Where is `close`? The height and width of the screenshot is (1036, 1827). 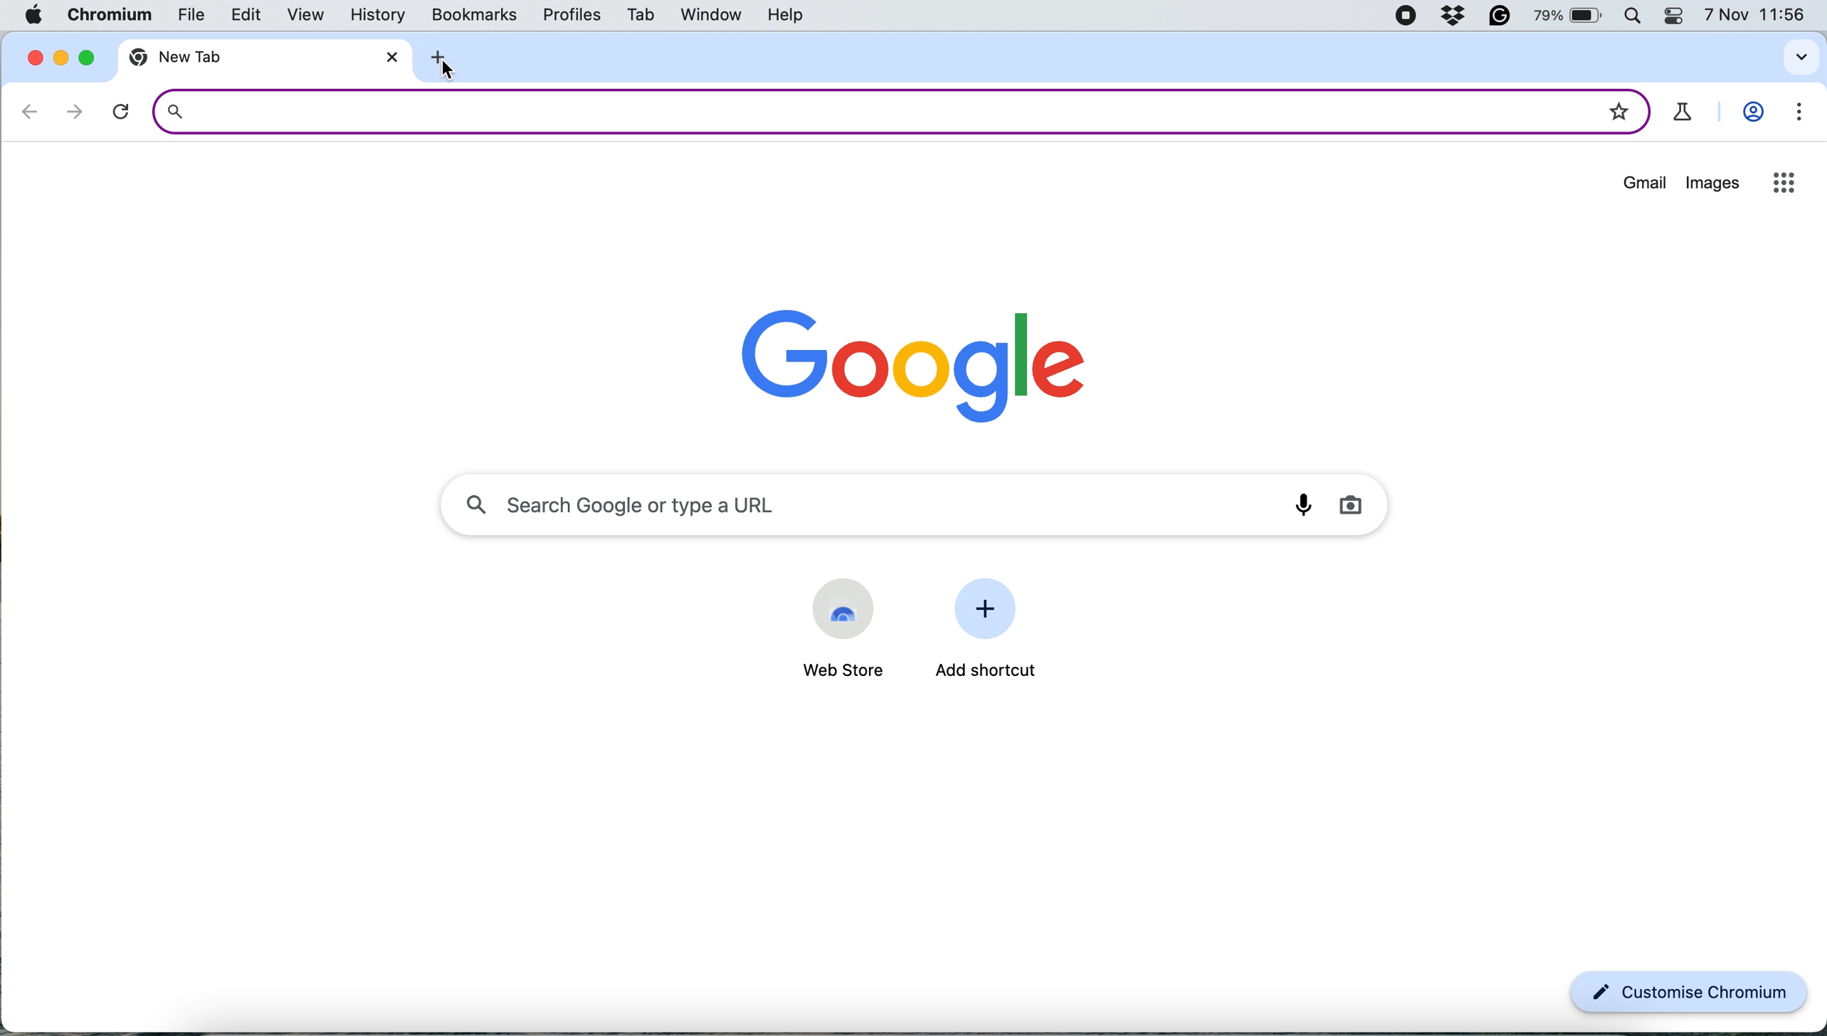
close is located at coordinates (31, 56).